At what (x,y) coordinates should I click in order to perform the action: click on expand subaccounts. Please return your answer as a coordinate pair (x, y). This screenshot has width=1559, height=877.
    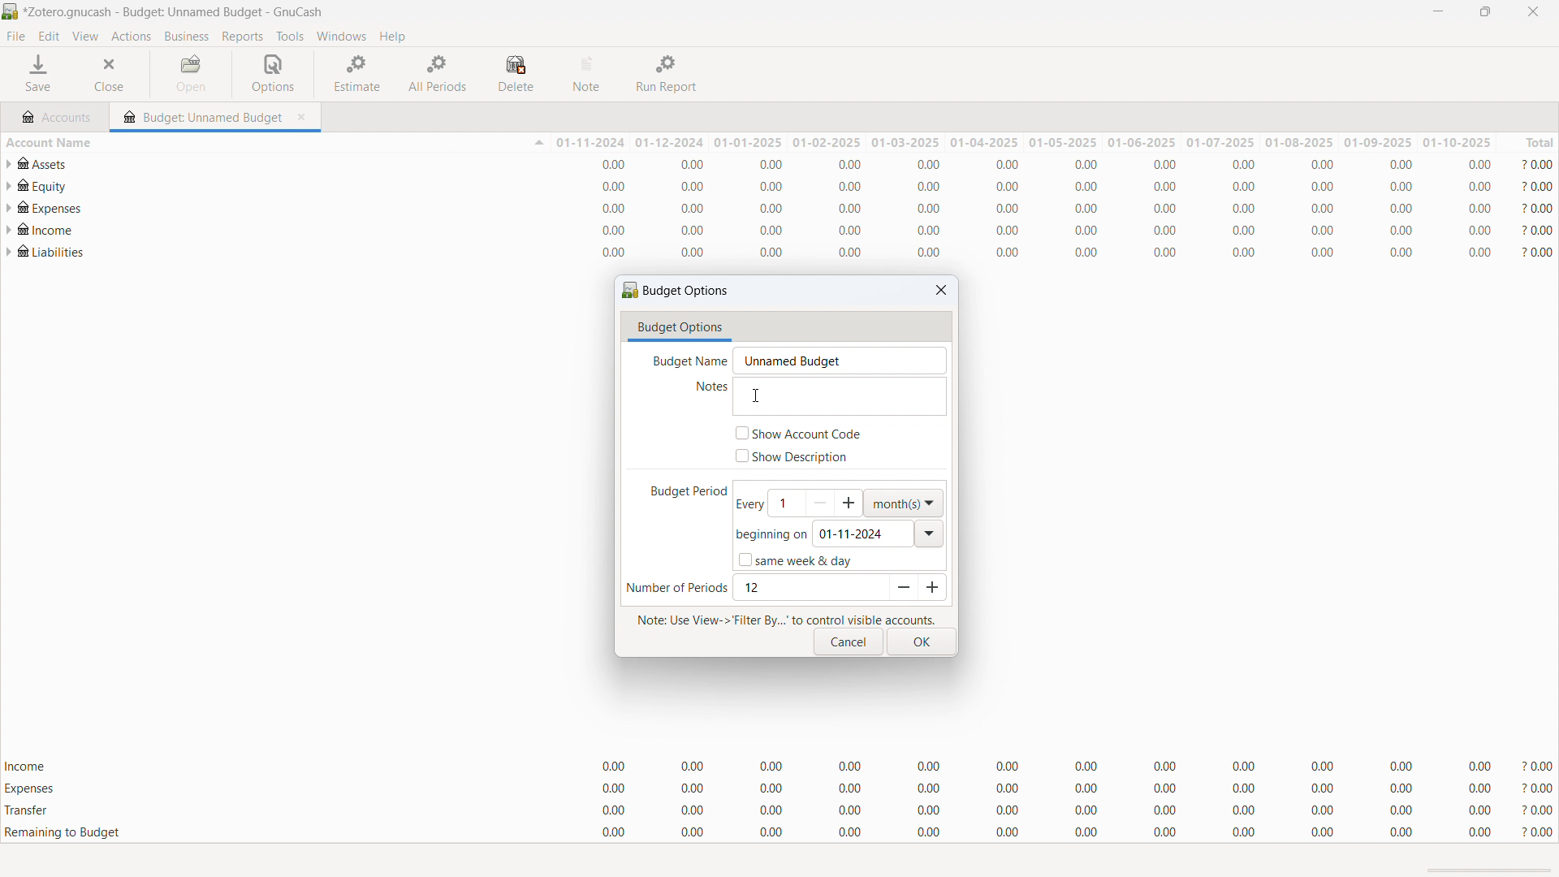
    Looking at the image, I should click on (10, 229).